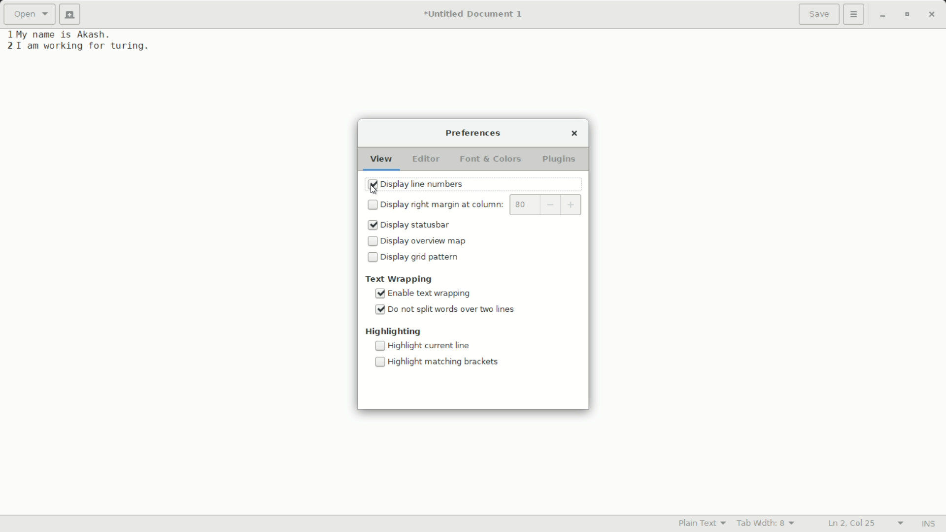 The height and width of the screenshot is (532, 946). What do you see at coordinates (882, 16) in the screenshot?
I see `minimize` at bounding box center [882, 16].